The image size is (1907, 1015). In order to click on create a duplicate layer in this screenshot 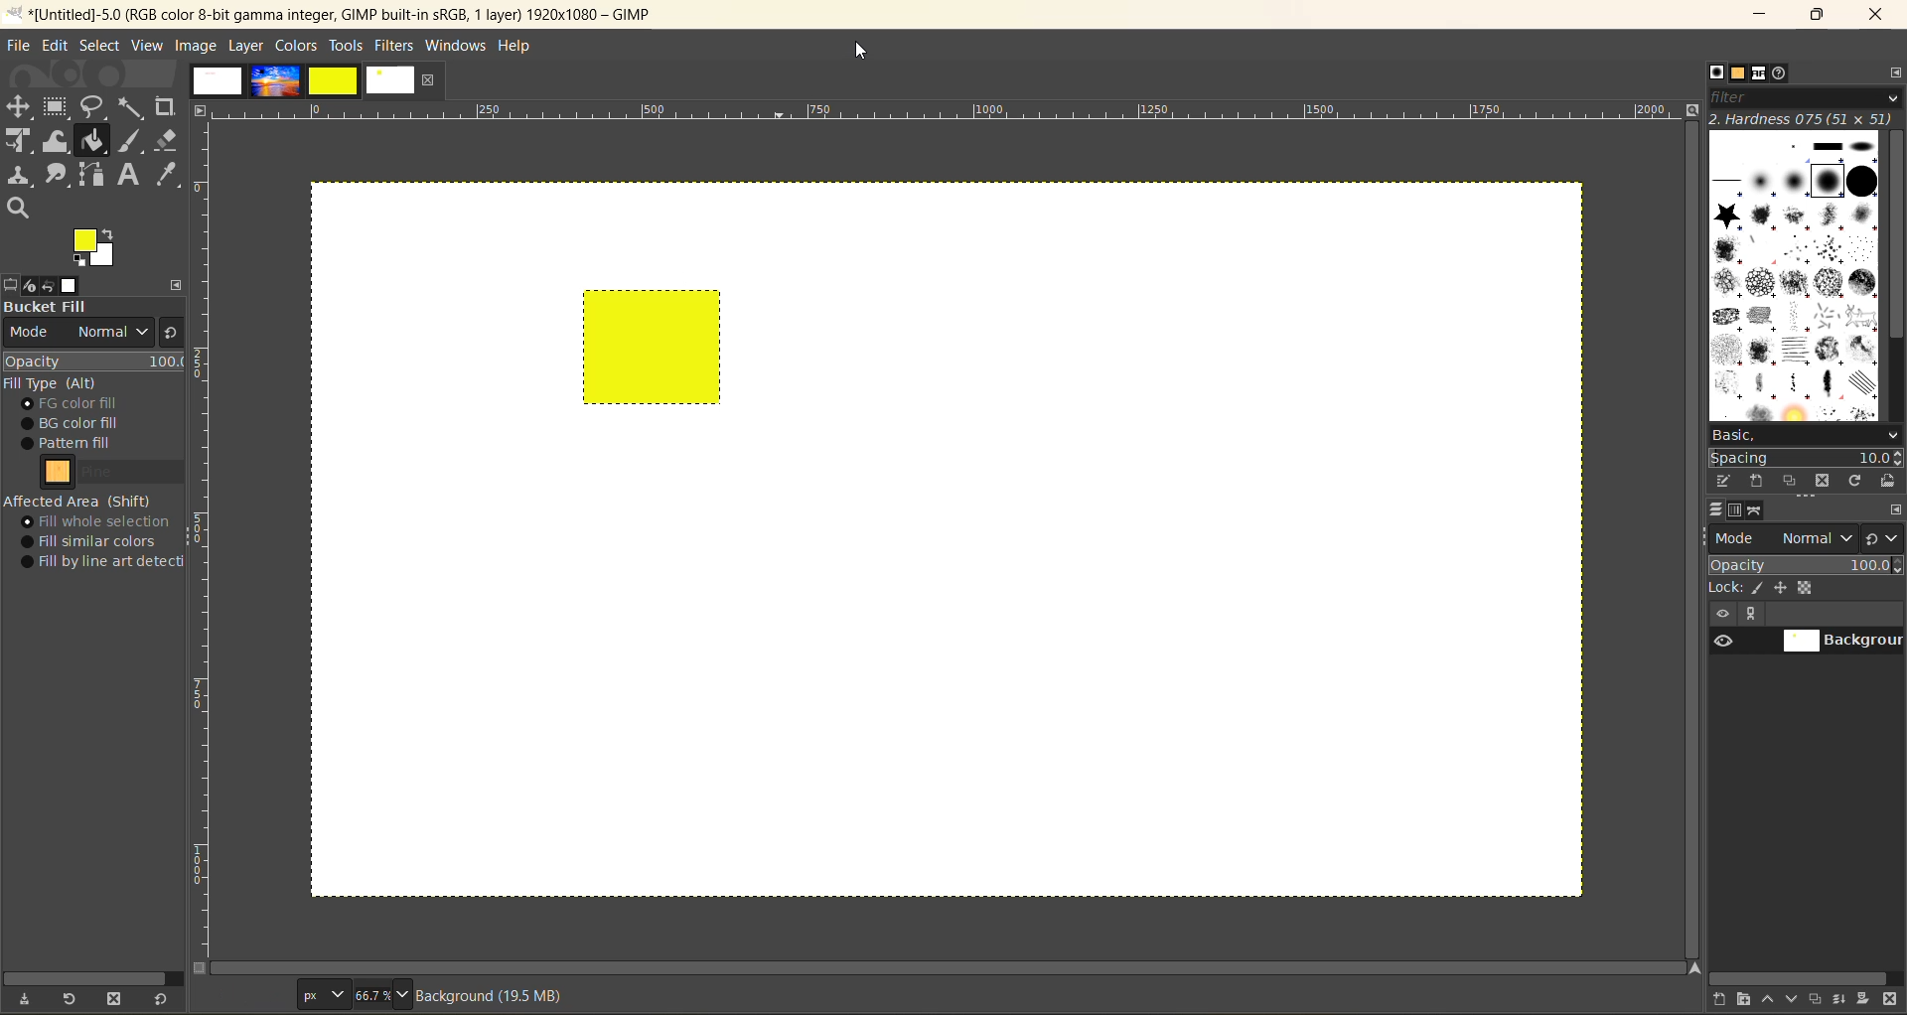, I will do `click(1821, 997)`.